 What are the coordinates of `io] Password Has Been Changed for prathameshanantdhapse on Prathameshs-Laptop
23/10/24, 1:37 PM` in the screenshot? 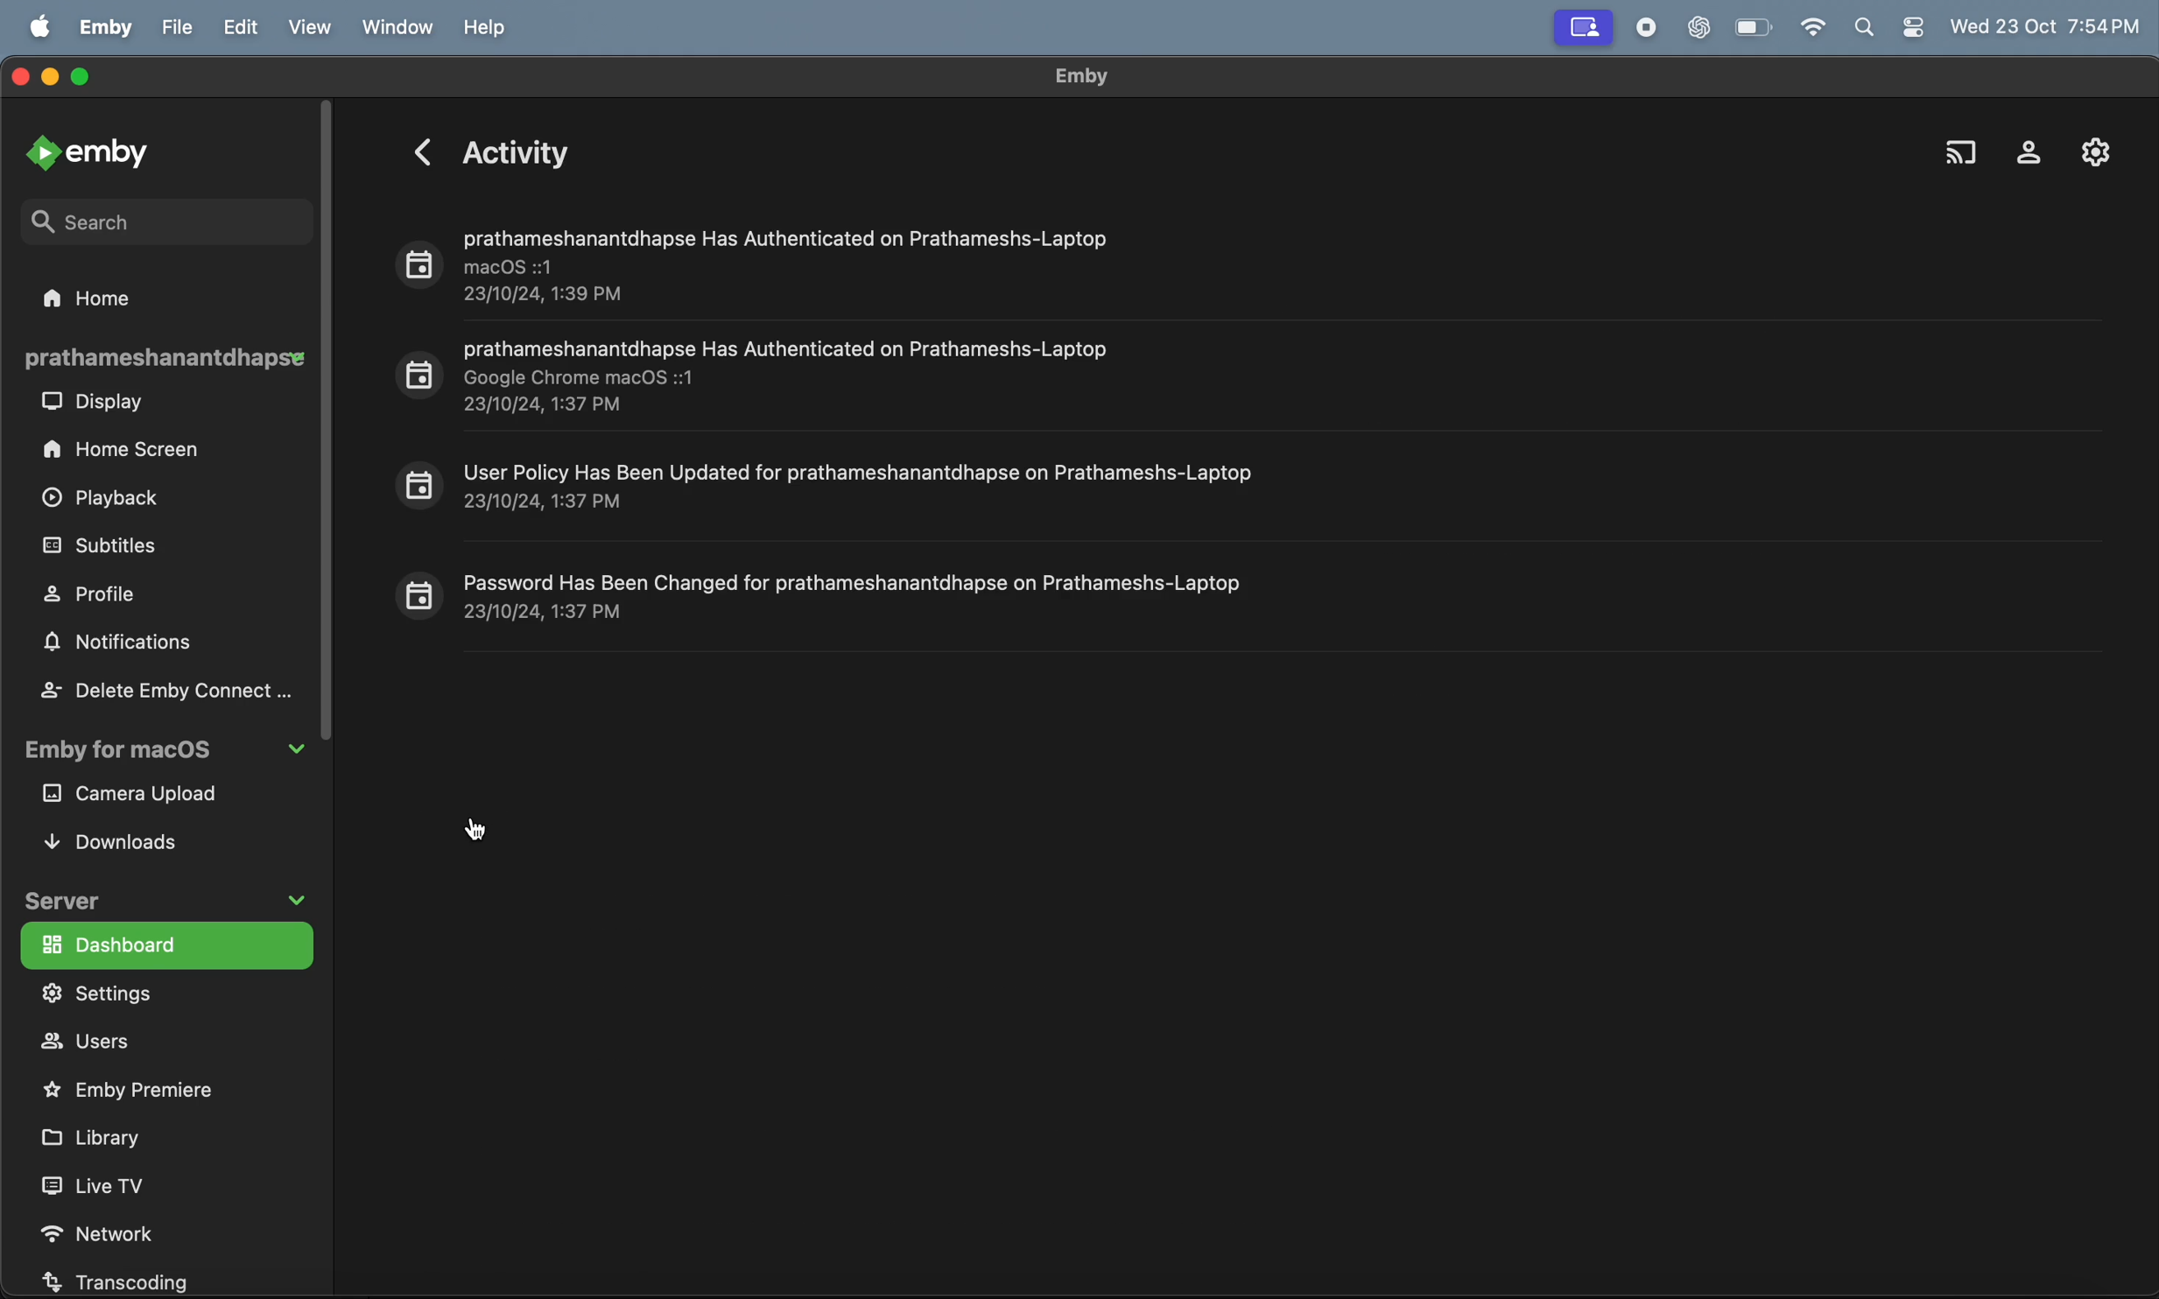 It's located at (824, 594).